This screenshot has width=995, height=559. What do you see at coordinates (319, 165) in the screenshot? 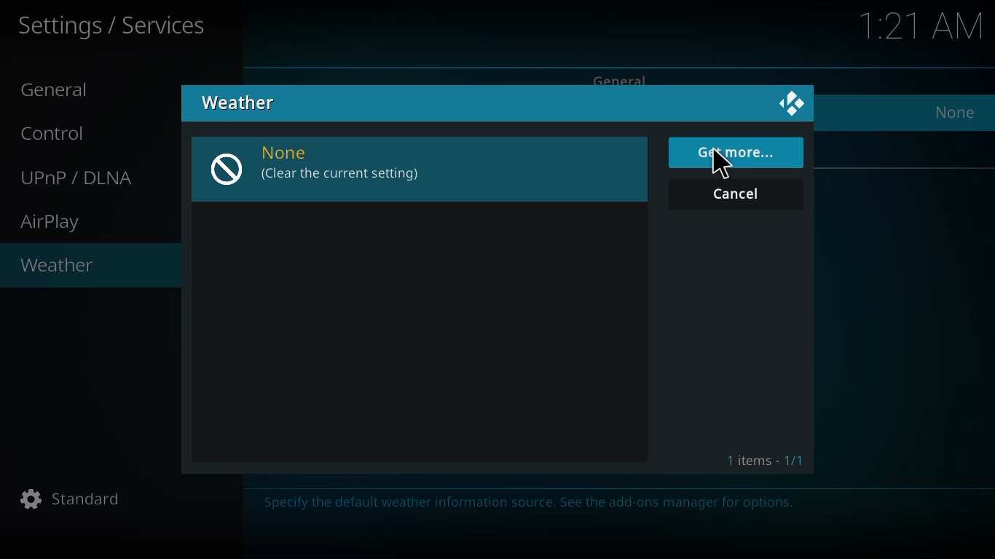
I see `none` at bounding box center [319, 165].